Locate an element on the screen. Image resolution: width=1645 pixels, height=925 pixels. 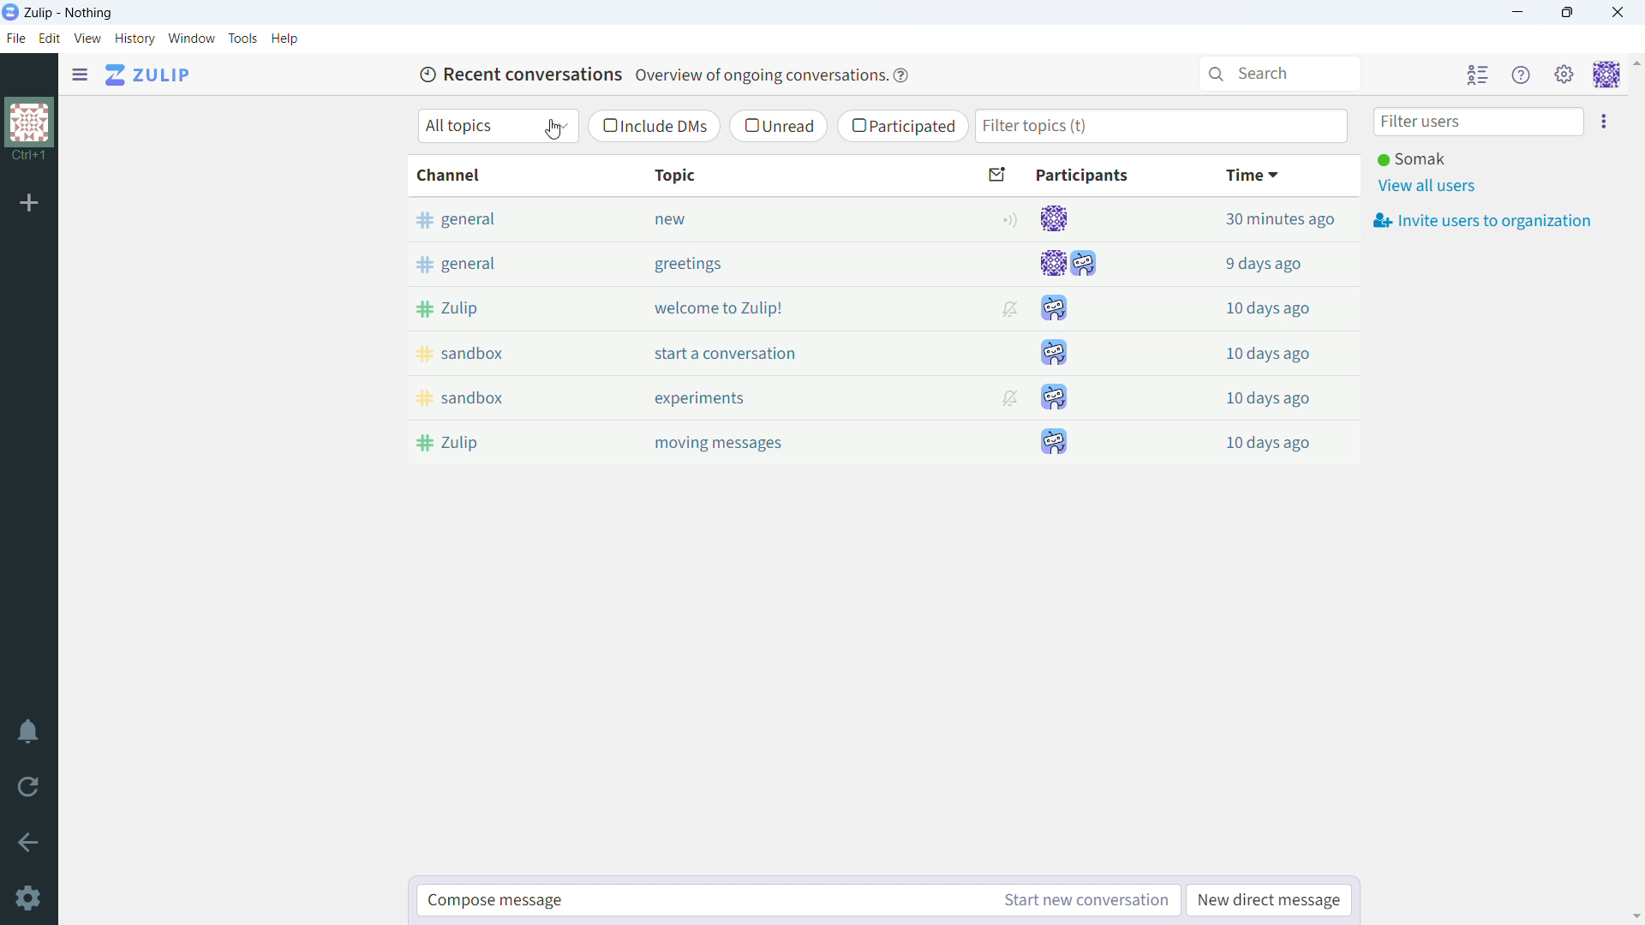
participants is located at coordinates (1102, 178).